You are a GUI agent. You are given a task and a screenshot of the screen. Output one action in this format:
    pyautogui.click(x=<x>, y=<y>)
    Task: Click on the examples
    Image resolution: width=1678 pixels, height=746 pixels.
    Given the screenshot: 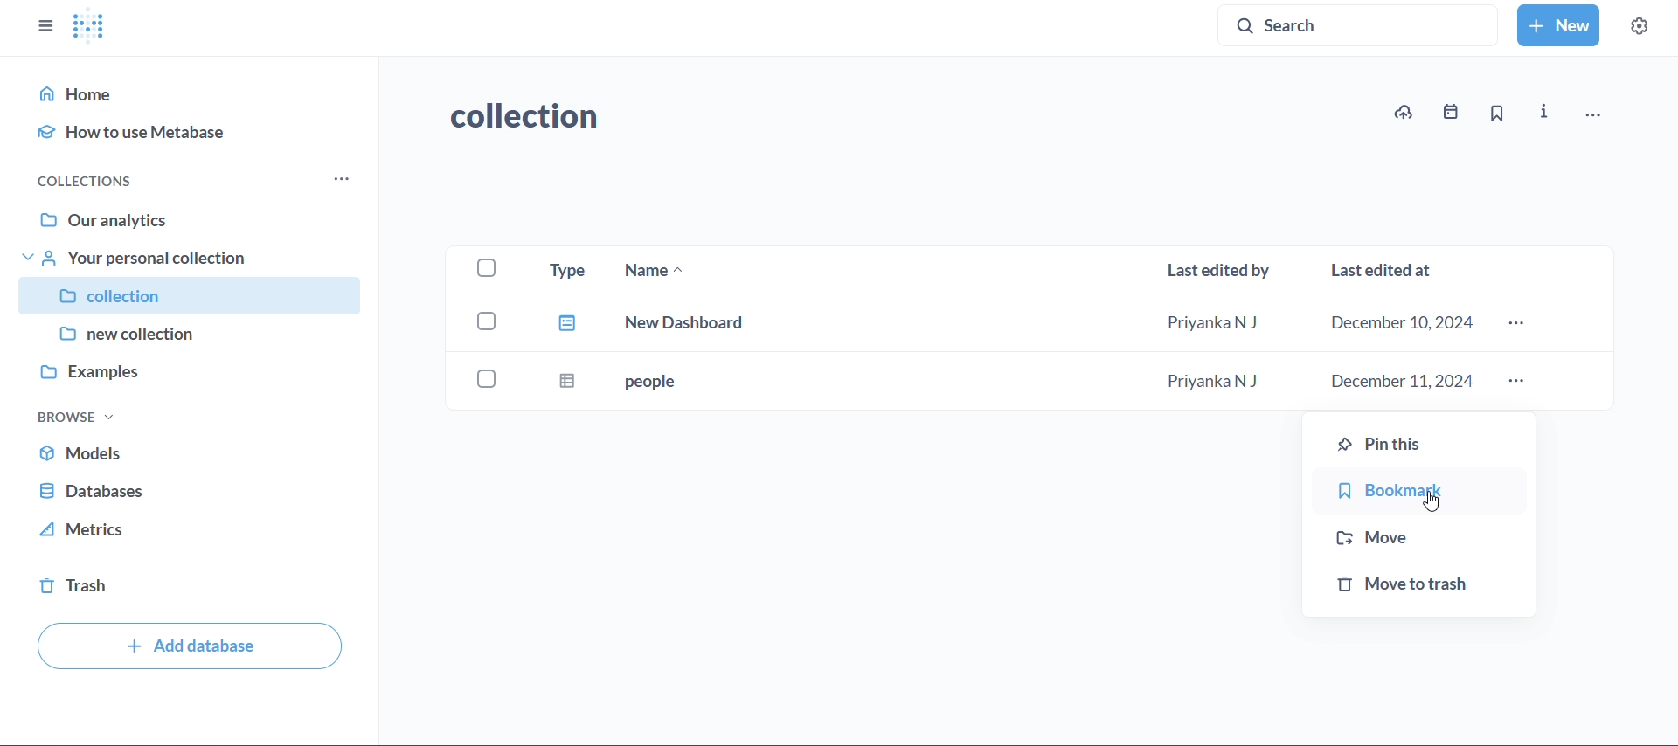 What is the action you would take?
    pyautogui.click(x=189, y=379)
    